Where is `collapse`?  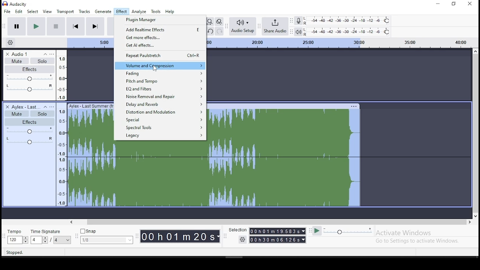 collapse is located at coordinates (45, 53).